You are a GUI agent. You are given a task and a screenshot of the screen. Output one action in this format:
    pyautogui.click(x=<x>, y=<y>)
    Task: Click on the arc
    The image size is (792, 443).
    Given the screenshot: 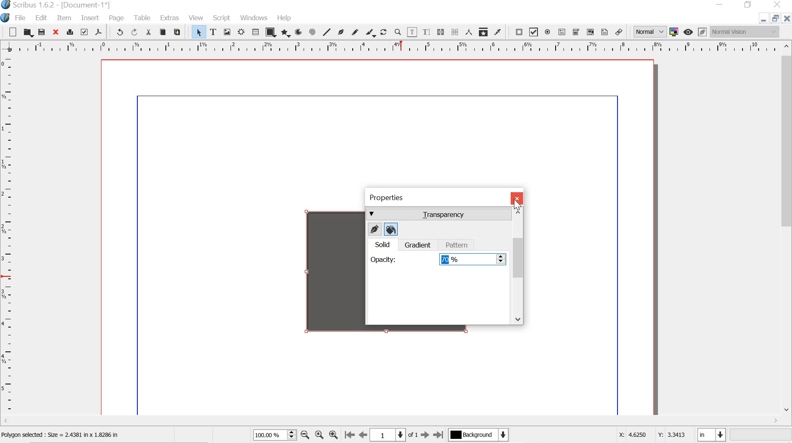 What is the action you would take?
    pyautogui.click(x=299, y=32)
    